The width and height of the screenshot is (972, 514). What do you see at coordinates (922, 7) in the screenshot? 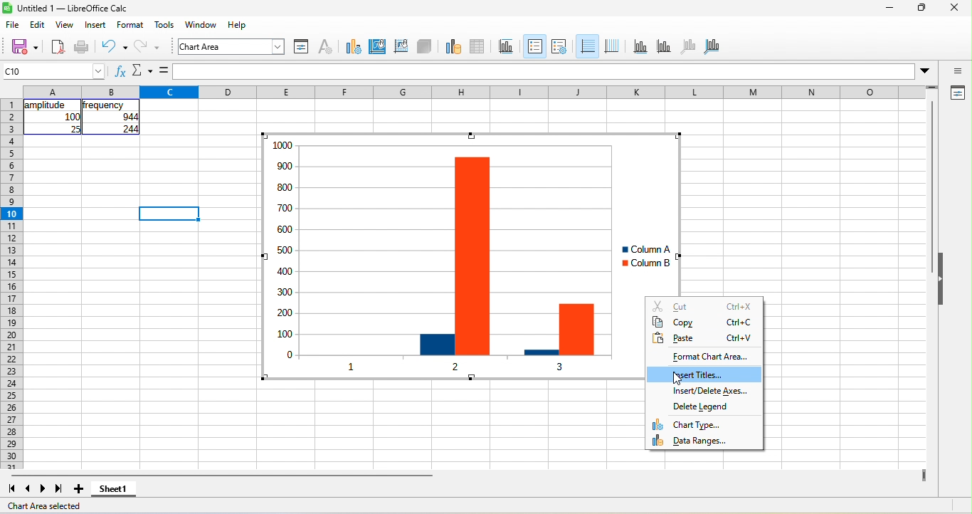
I see `maximize` at bounding box center [922, 7].